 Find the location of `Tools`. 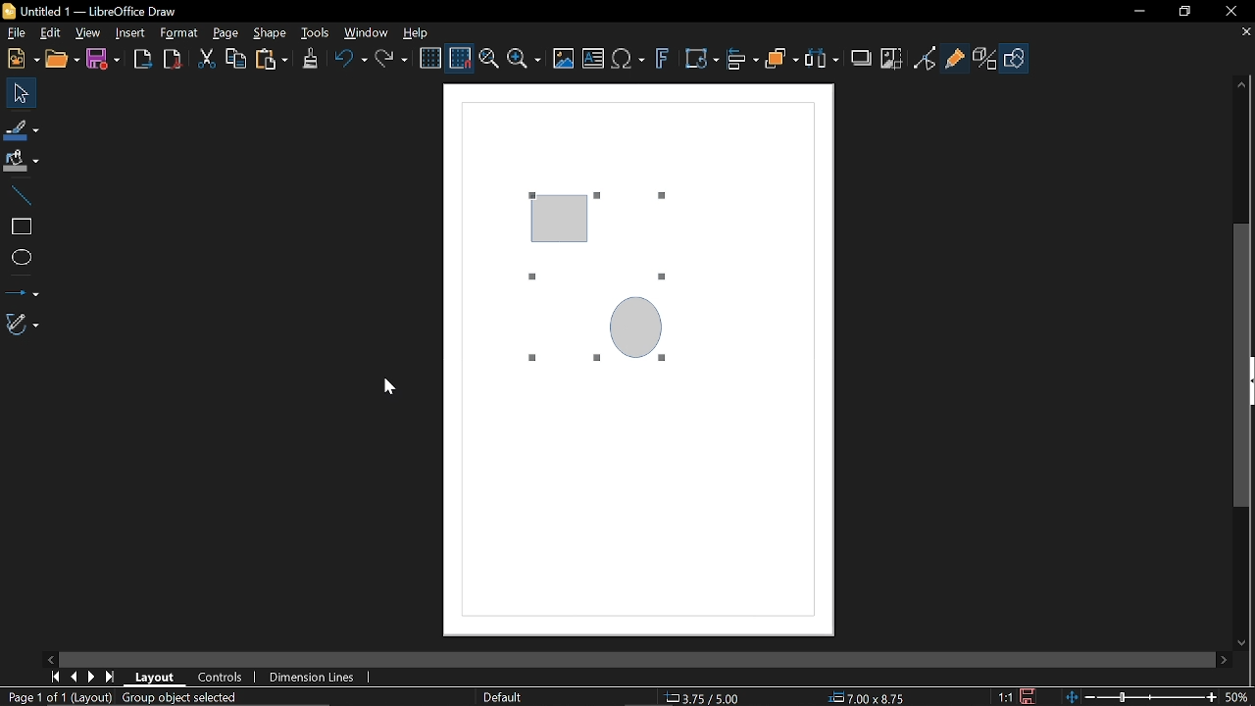

Tools is located at coordinates (316, 33).